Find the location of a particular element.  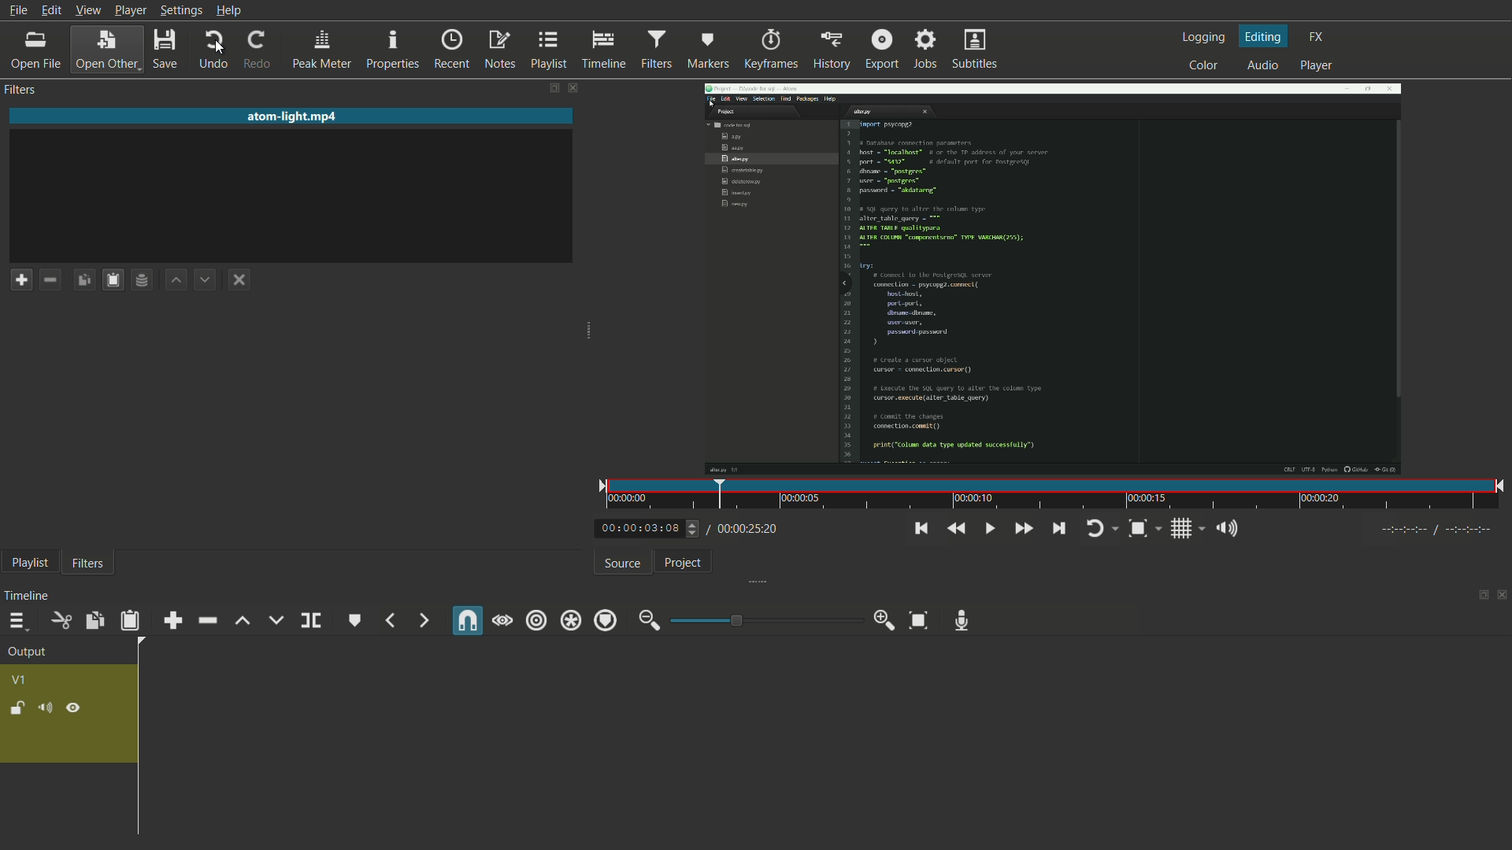

export is located at coordinates (882, 48).